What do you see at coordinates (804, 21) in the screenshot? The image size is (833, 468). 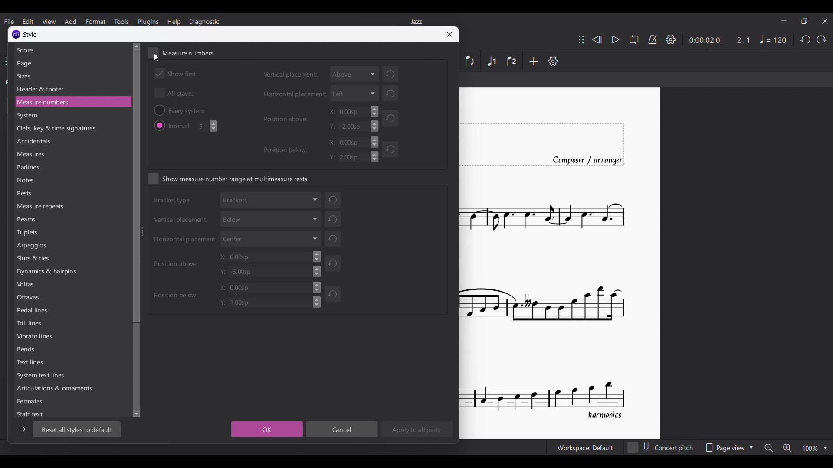 I see `Show in smaller tab` at bounding box center [804, 21].